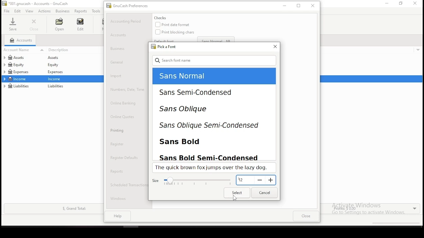 Image resolution: width=424 pixels, height=238 pixels. I want to click on edits, so click(18, 11).